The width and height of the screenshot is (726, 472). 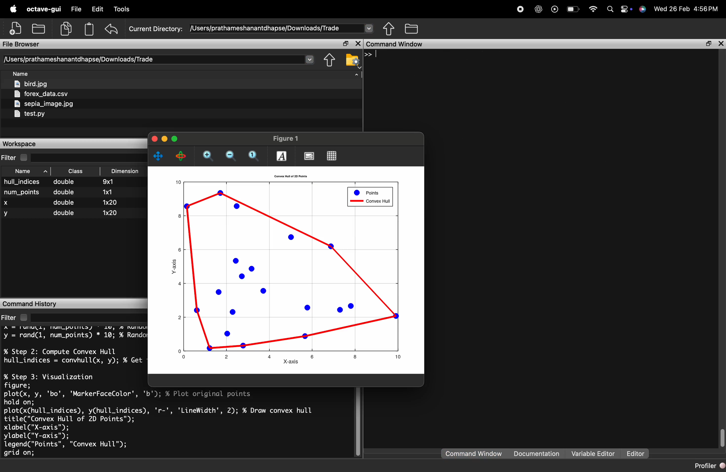 What do you see at coordinates (635, 454) in the screenshot?
I see `Editor` at bounding box center [635, 454].